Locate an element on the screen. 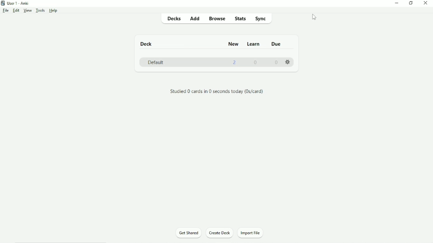 The width and height of the screenshot is (433, 243). Close is located at coordinates (425, 3).